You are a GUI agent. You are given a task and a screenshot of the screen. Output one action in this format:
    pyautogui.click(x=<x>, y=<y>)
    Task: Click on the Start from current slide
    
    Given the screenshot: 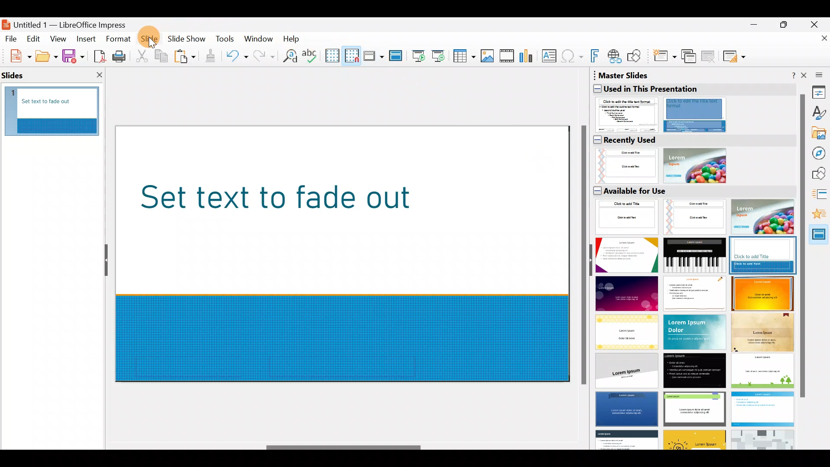 What is the action you would take?
    pyautogui.click(x=441, y=55)
    